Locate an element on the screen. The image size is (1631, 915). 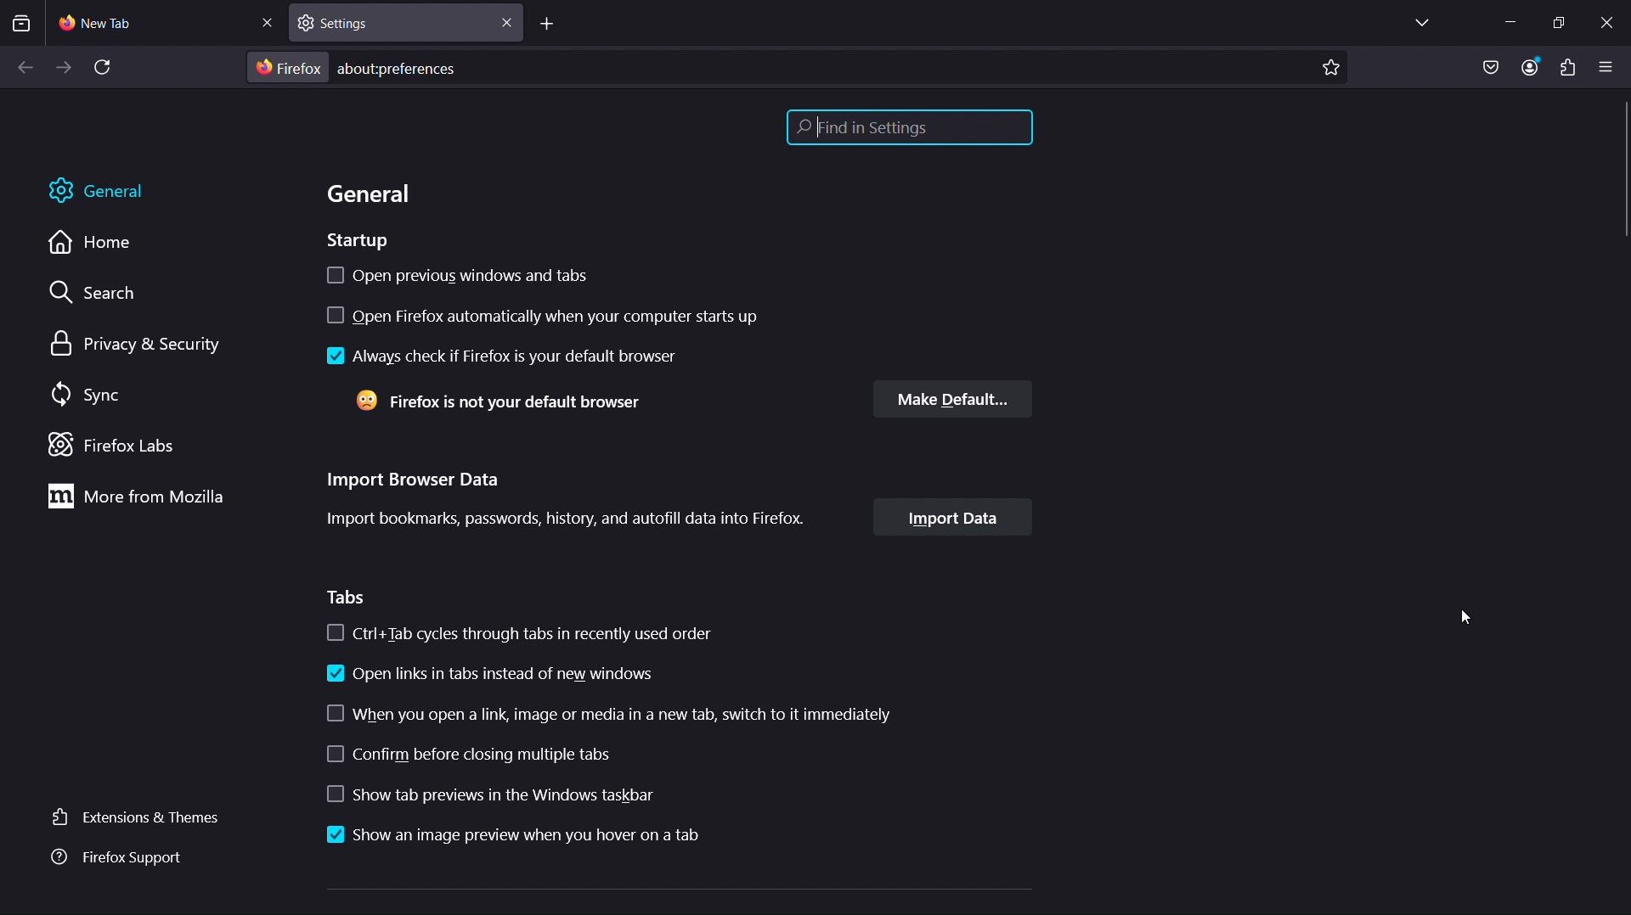
Cursor is located at coordinates (1471, 619).